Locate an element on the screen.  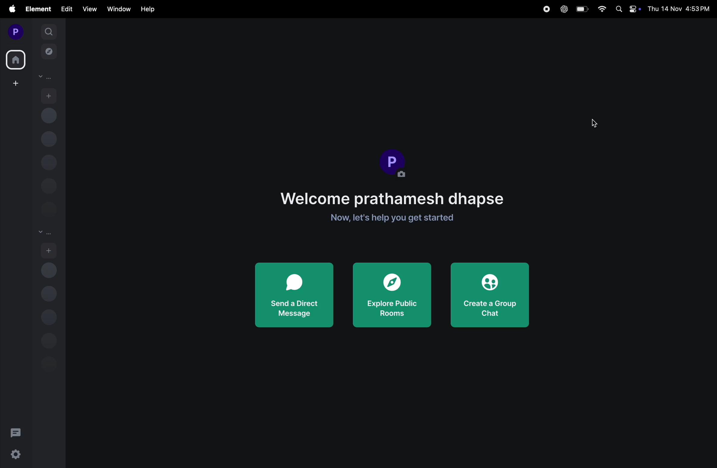
cursor is located at coordinates (595, 124).